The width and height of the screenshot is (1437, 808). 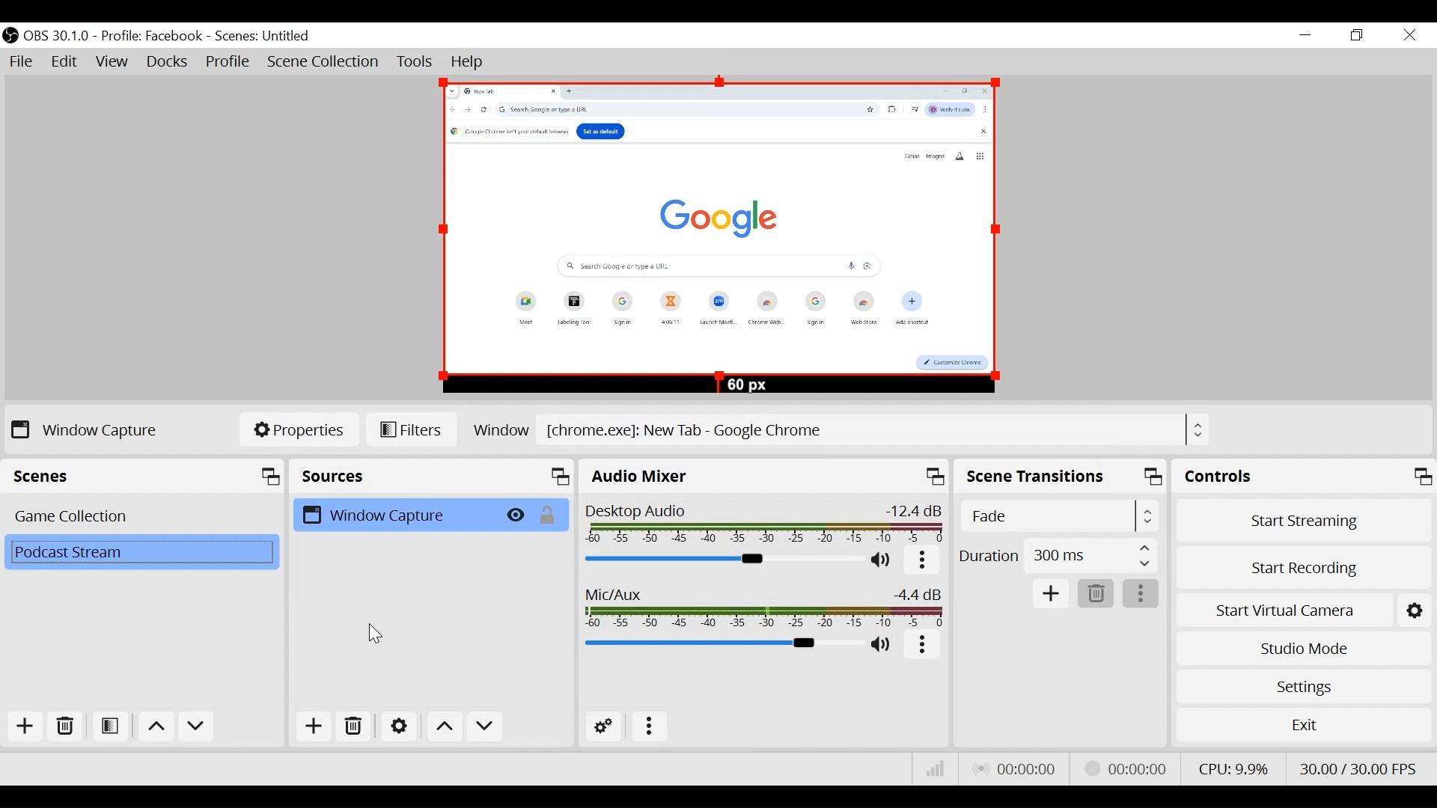 What do you see at coordinates (377, 632) in the screenshot?
I see `cursor` at bounding box center [377, 632].